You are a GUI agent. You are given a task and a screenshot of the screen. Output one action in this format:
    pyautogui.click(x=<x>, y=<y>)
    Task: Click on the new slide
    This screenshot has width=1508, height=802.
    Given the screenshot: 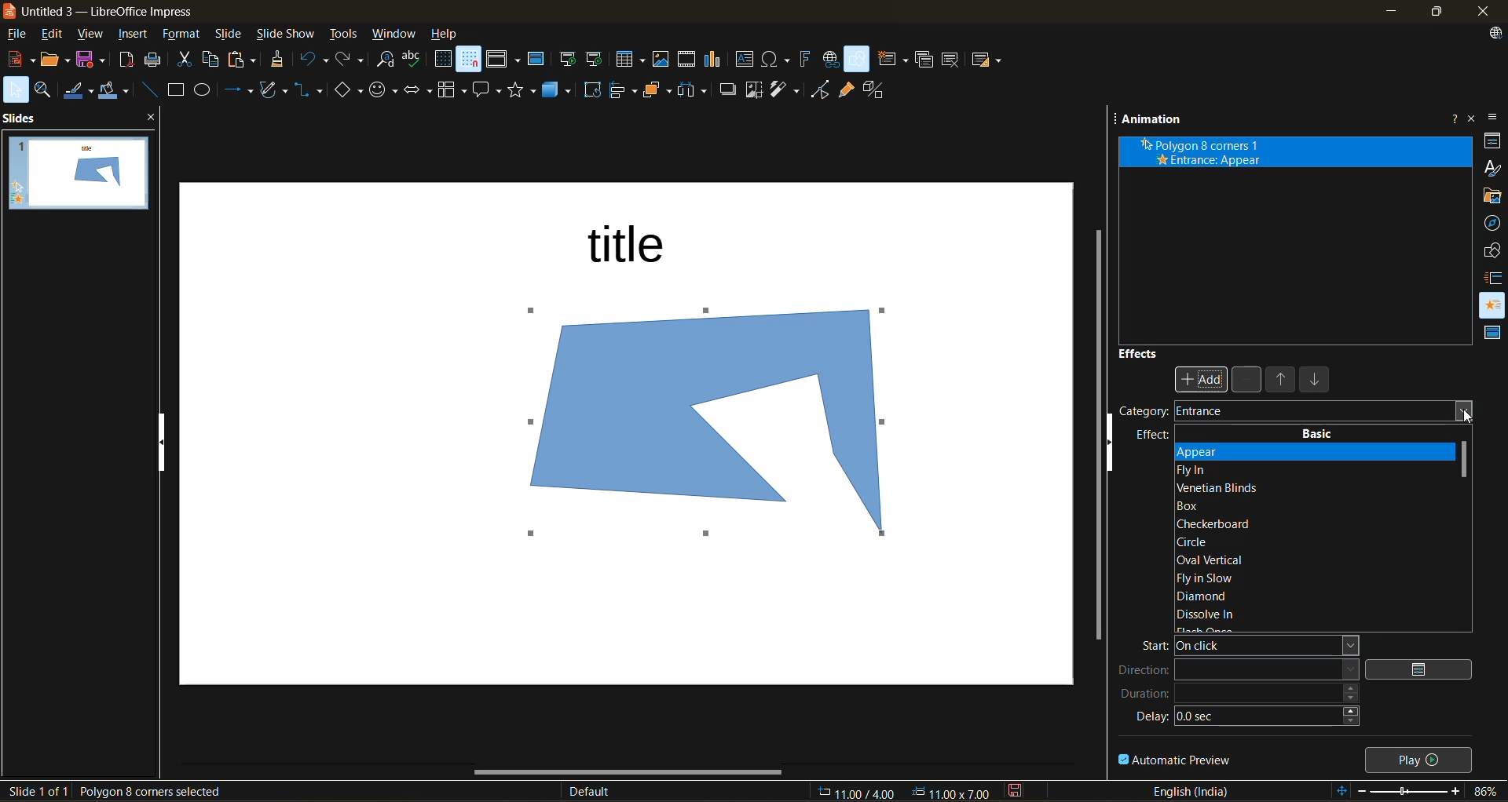 What is the action you would take?
    pyautogui.click(x=891, y=59)
    